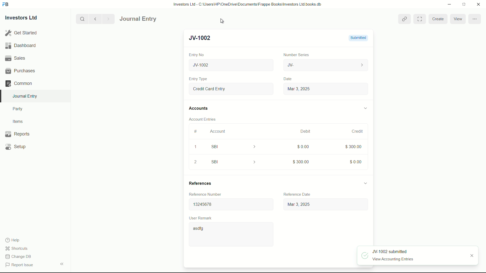 The image size is (486, 273). What do you see at coordinates (364, 256) in the screenshot?
I see `approved icon` at bounding box center [364, 256].